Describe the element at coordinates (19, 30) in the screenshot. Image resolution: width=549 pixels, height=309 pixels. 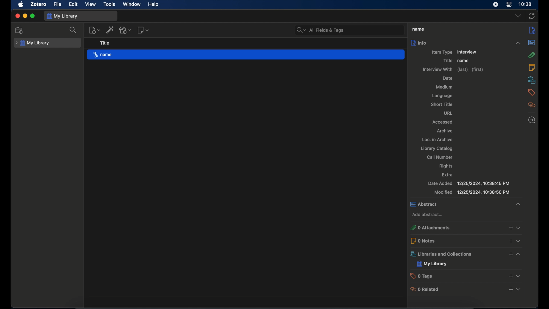
I see `new collection` at that location.